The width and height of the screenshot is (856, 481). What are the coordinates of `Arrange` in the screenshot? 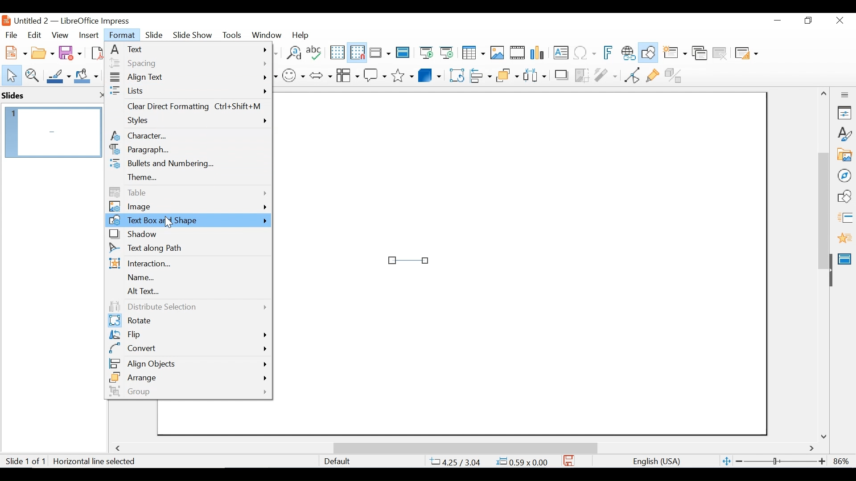 It's located at (188, 377).